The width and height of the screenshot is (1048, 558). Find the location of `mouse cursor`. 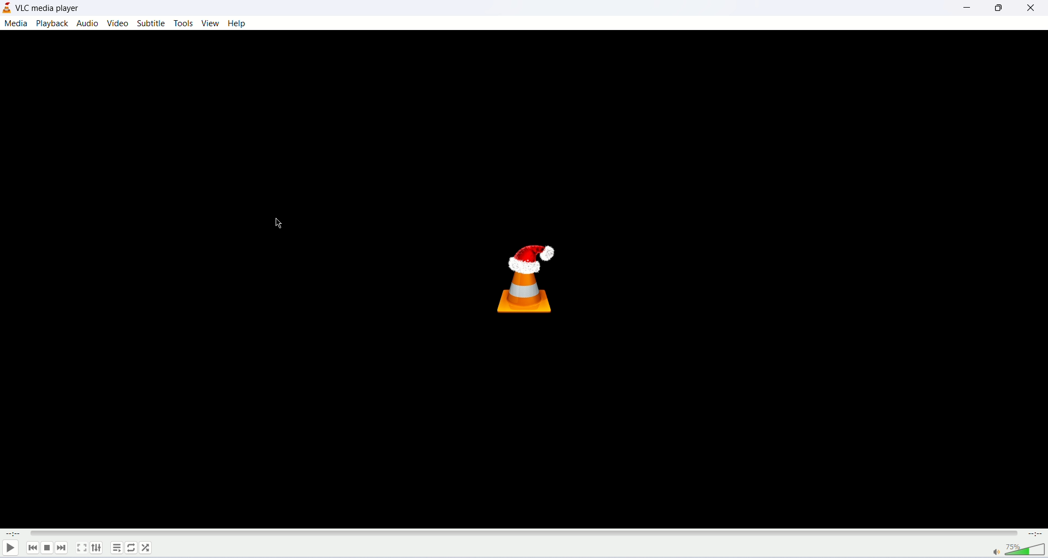

mouse cursor is located at coordinates (279, 224).